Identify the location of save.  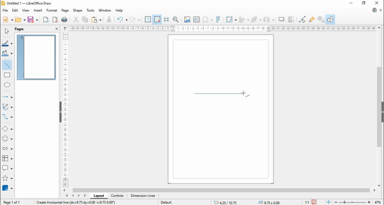
(314, 202).